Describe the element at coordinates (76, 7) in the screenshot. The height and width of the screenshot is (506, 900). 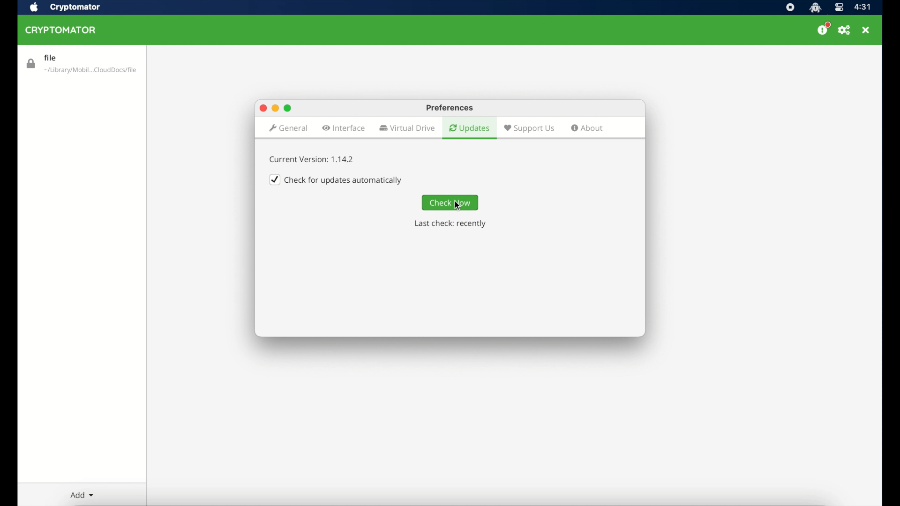
I see `cryptomator` at that location.